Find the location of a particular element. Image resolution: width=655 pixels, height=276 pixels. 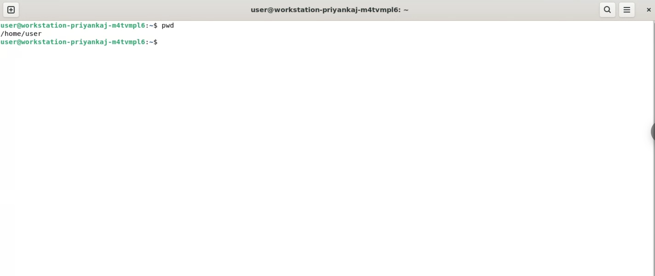

pwd is located at coordinates (171, 25).